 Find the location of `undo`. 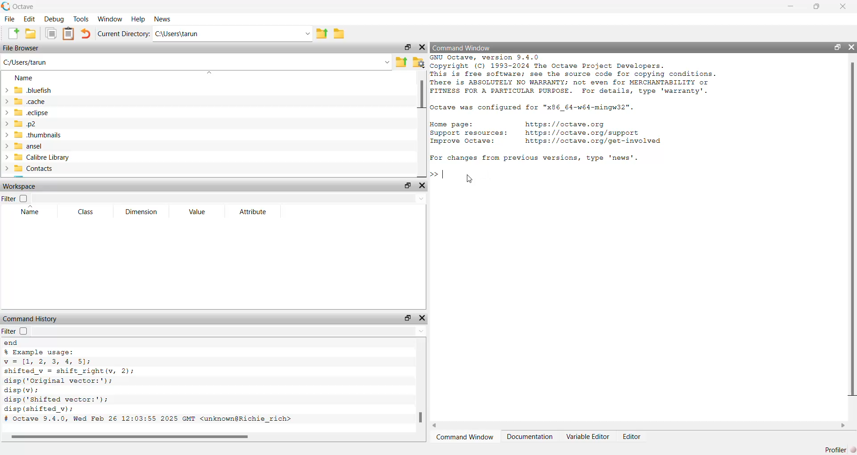

undo is located at coordinates (86, 34).